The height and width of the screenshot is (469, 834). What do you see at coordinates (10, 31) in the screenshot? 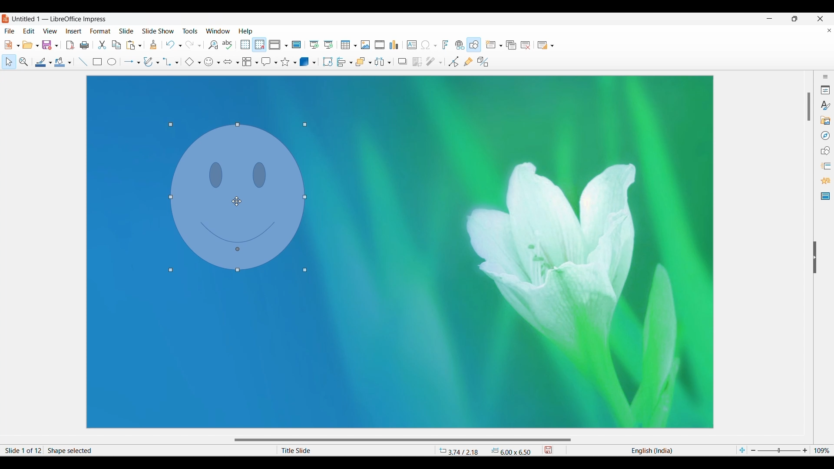
I see `File` at bounding box center [10, 31].